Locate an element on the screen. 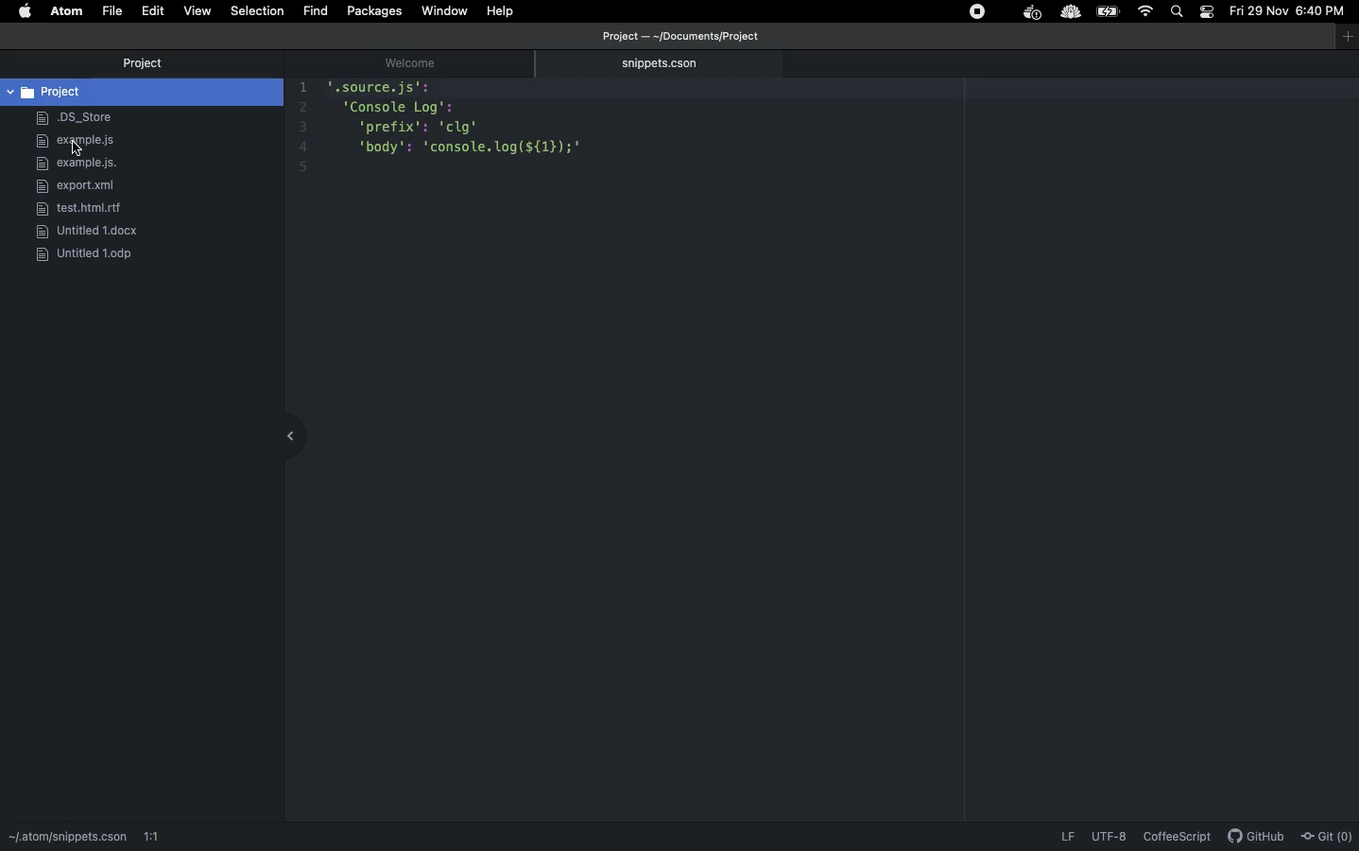  Time is located at coordinates (1325, 14).